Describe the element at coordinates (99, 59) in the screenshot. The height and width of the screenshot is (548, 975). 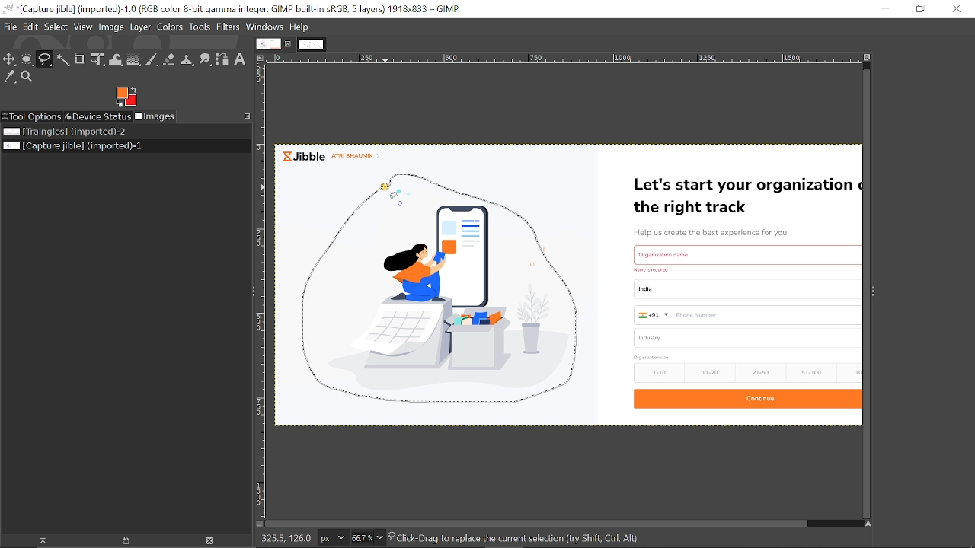
I see `Unified transform tool` at that location.